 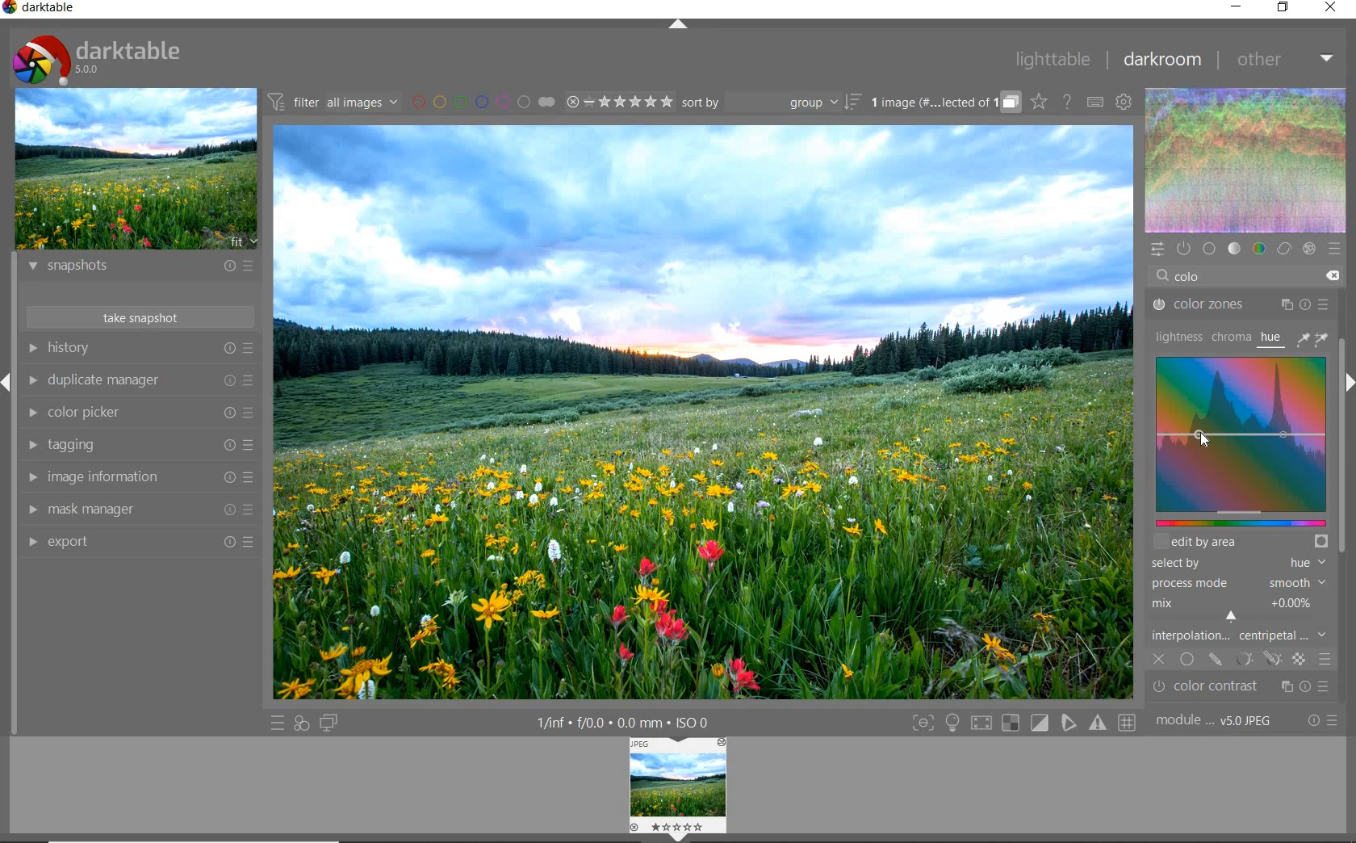 I want to click on filter all images by module order, so click(x=332, y=103).